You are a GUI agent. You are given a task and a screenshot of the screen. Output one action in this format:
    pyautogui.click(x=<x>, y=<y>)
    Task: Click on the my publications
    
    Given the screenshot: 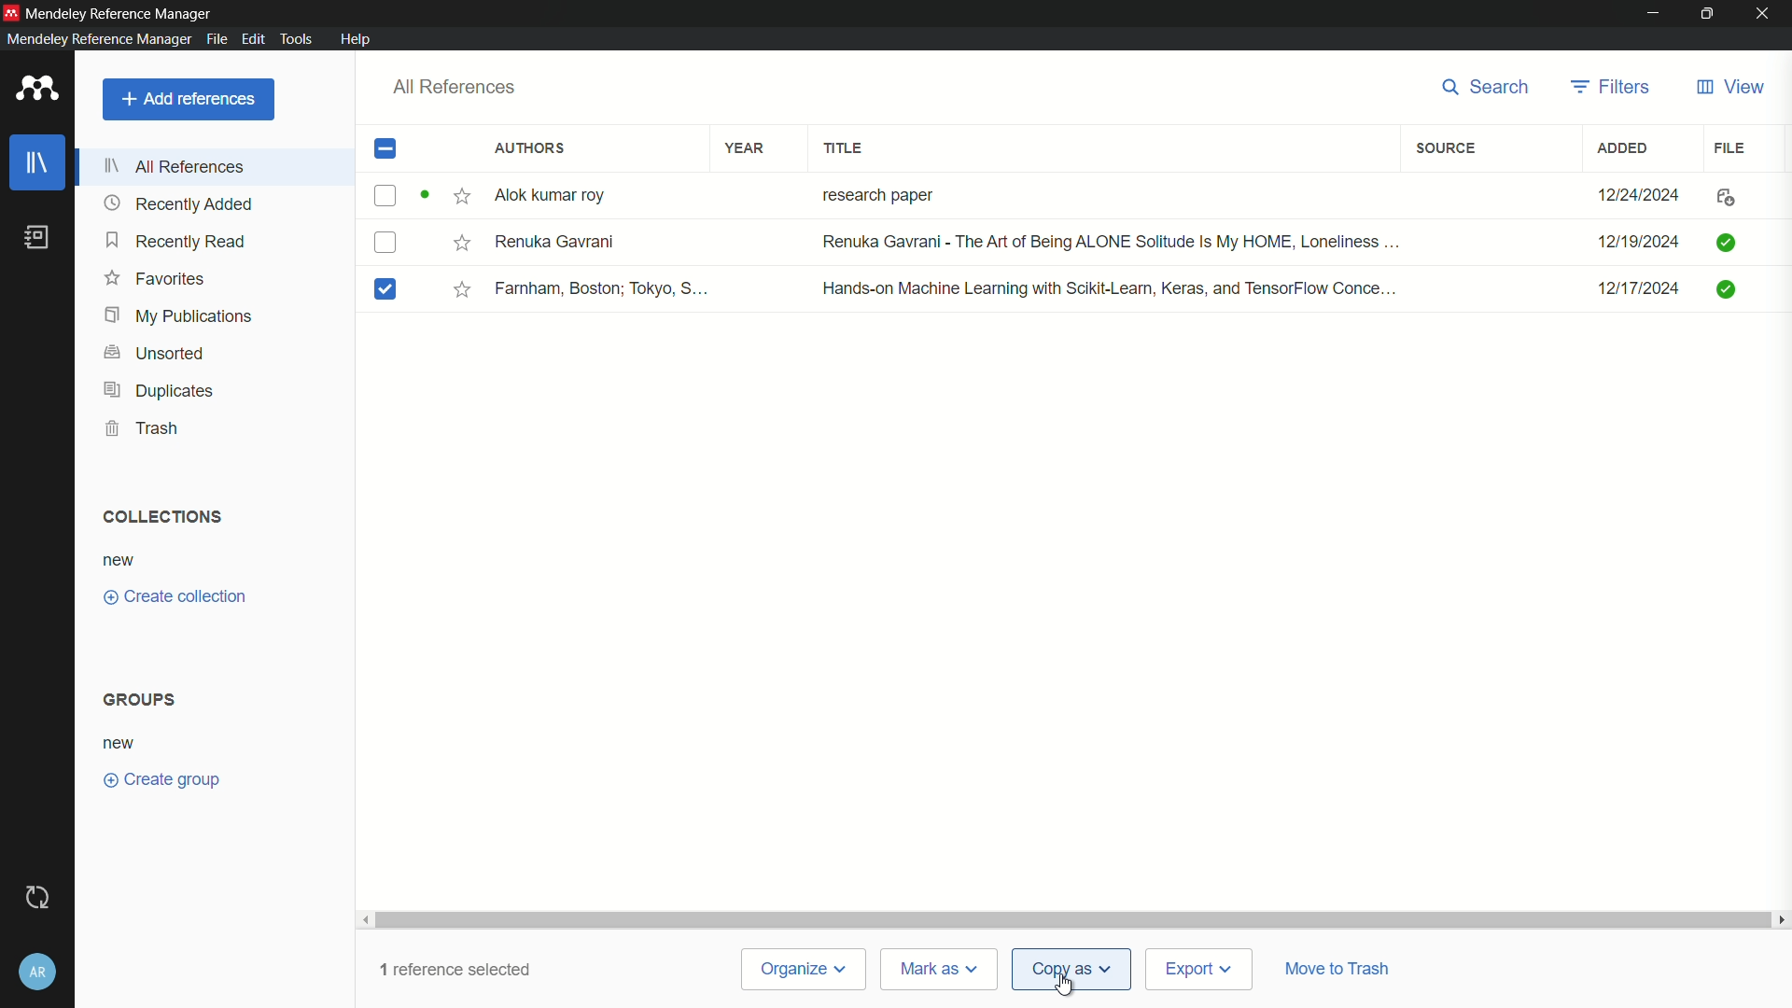 What is the action you would take?
    pyautogui.click(x=177, y=316)
    